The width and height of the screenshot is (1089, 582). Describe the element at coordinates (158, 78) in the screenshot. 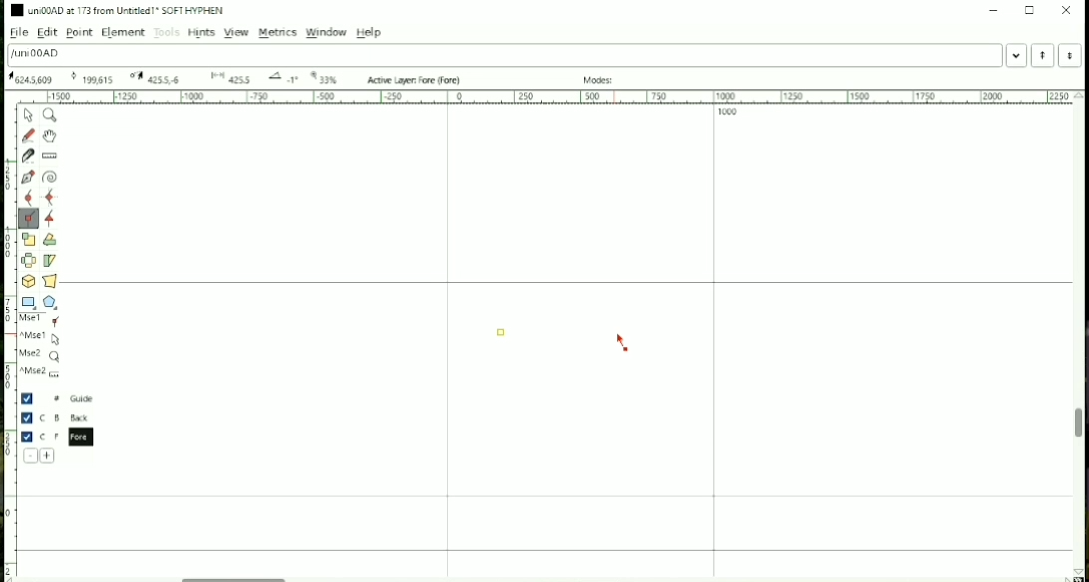

I see `173 Oxad U+00AD "uni00AD" SOFT HYPHEN` at that location.